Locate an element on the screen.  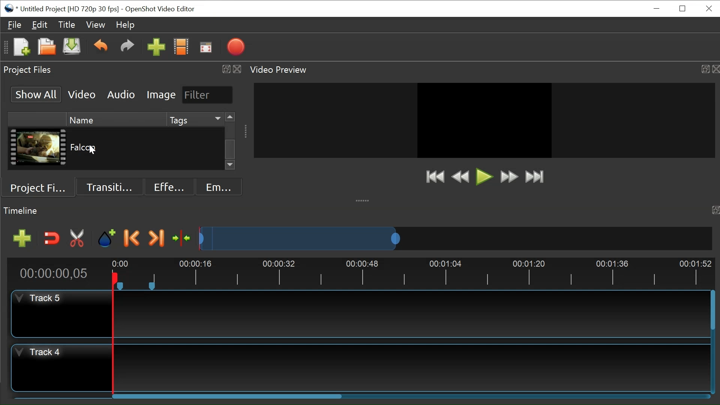
OpenShot Video Editor is located at coordinates (159, 9).